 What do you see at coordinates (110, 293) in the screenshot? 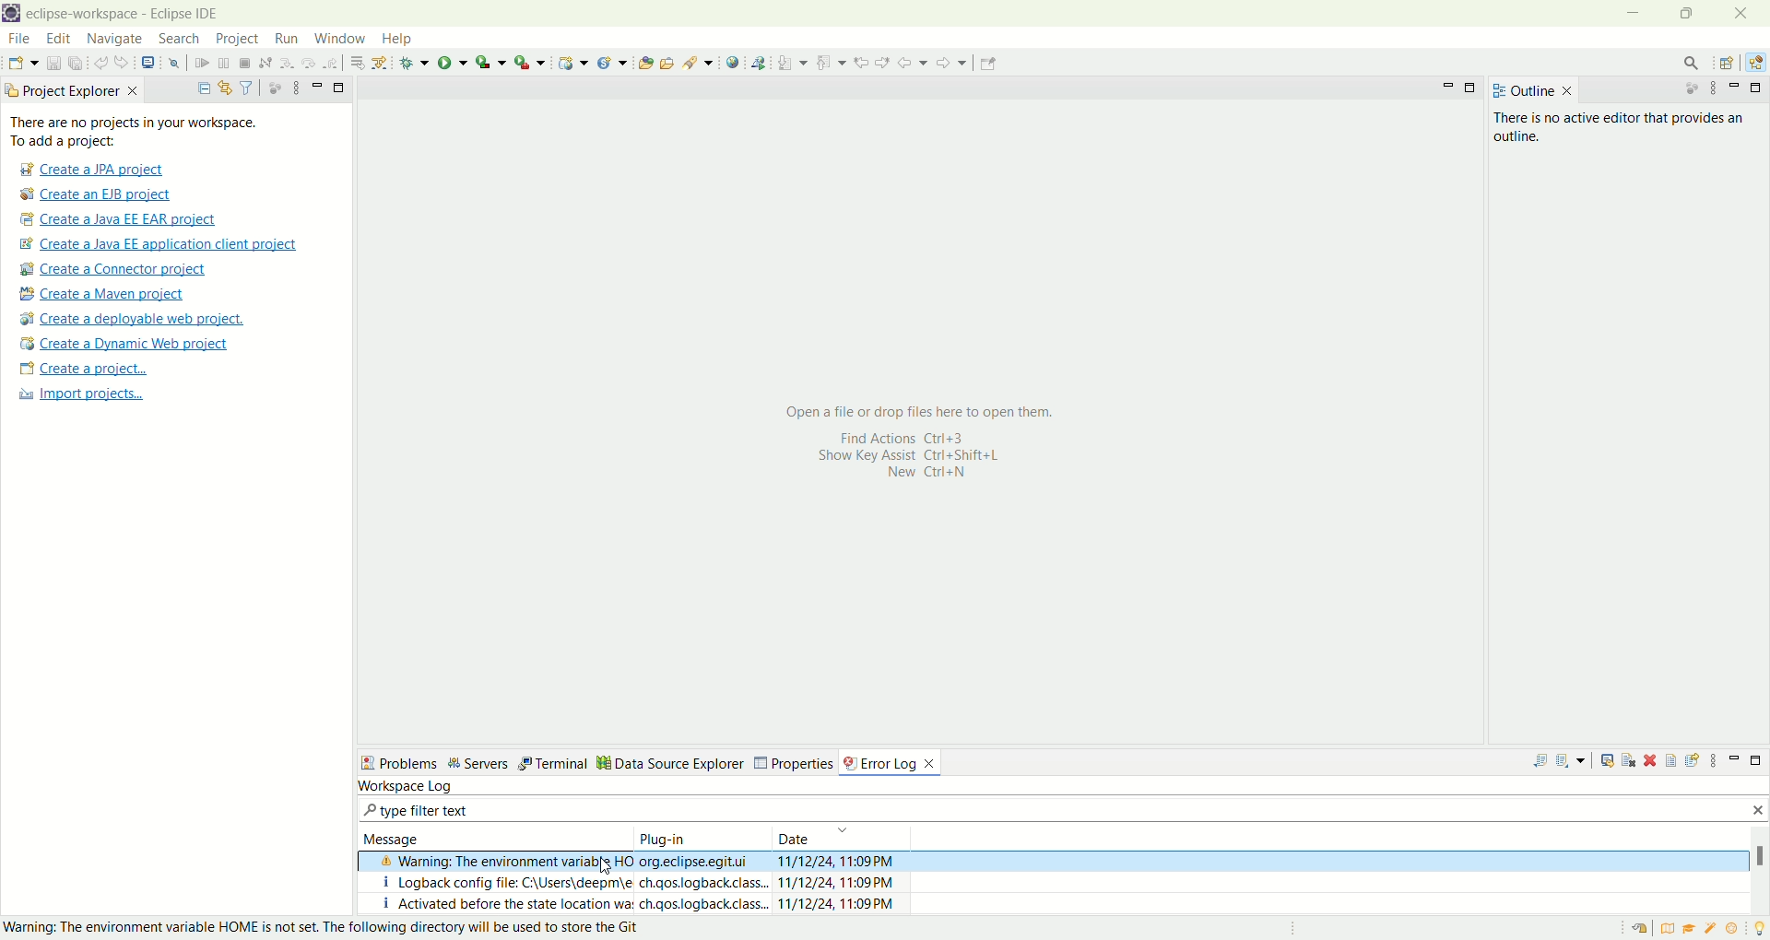
I see `create a maven project` at bounding box center [110, 293].